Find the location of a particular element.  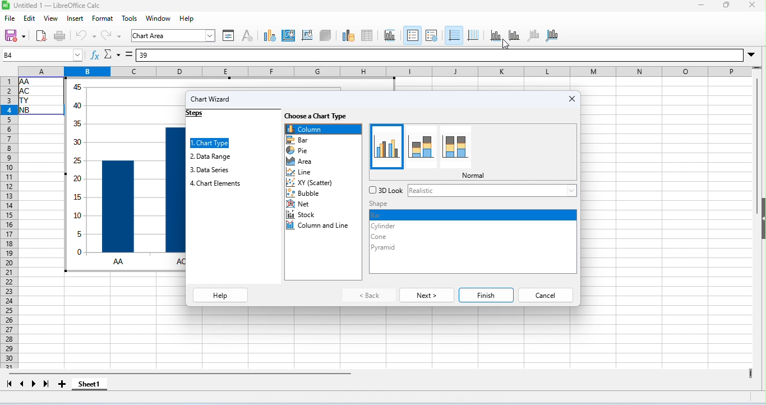

AA is located at coordinates (119, 261).